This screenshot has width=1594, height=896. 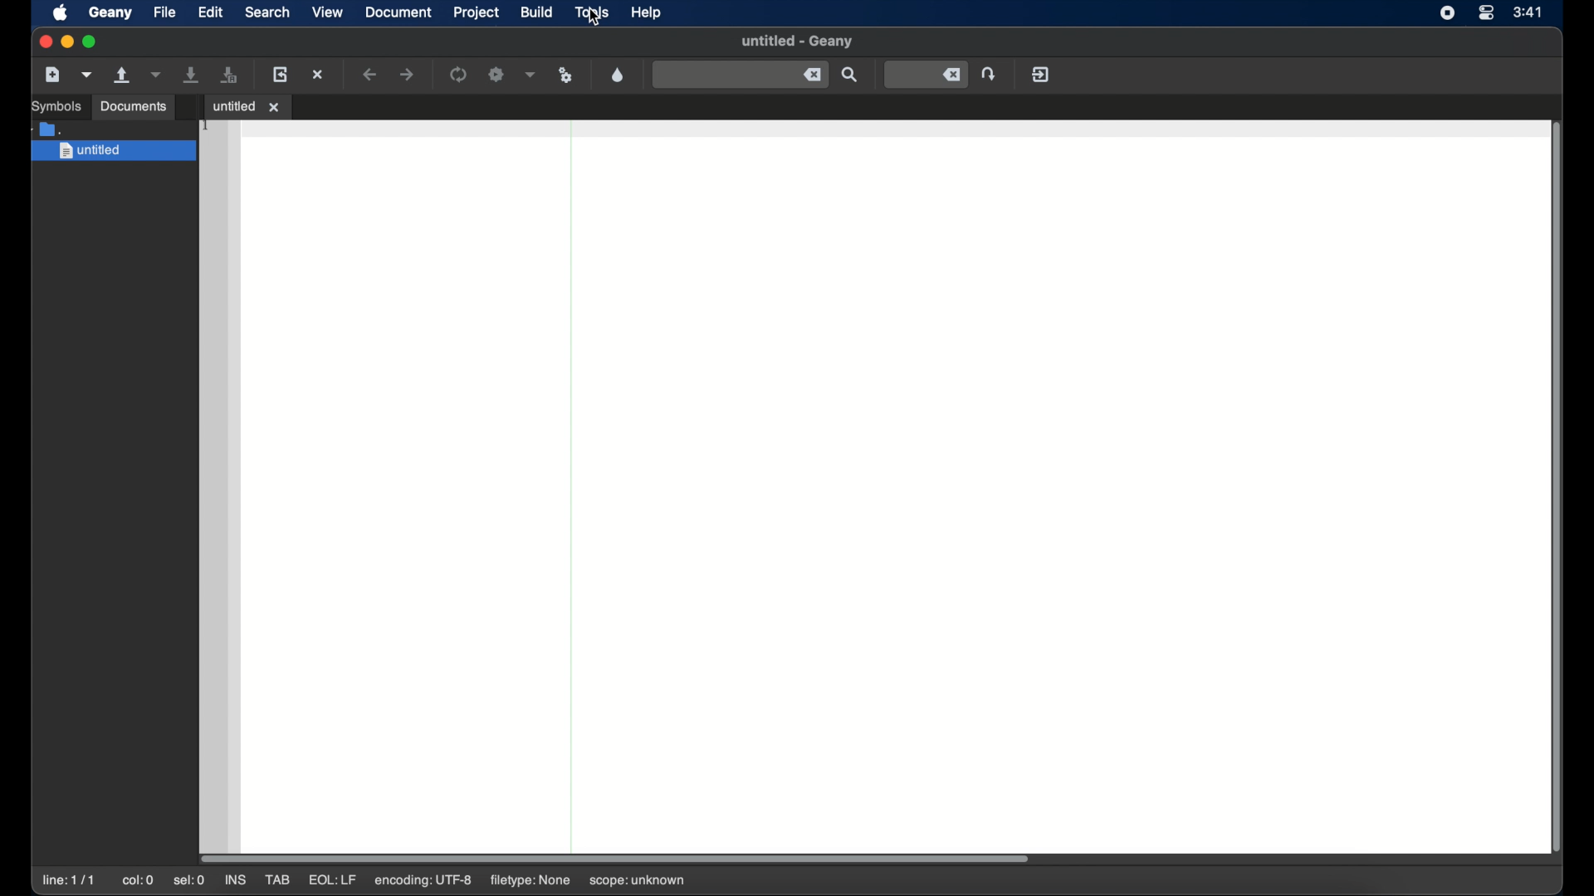 I want to click on document, so click(x=398, y=12).